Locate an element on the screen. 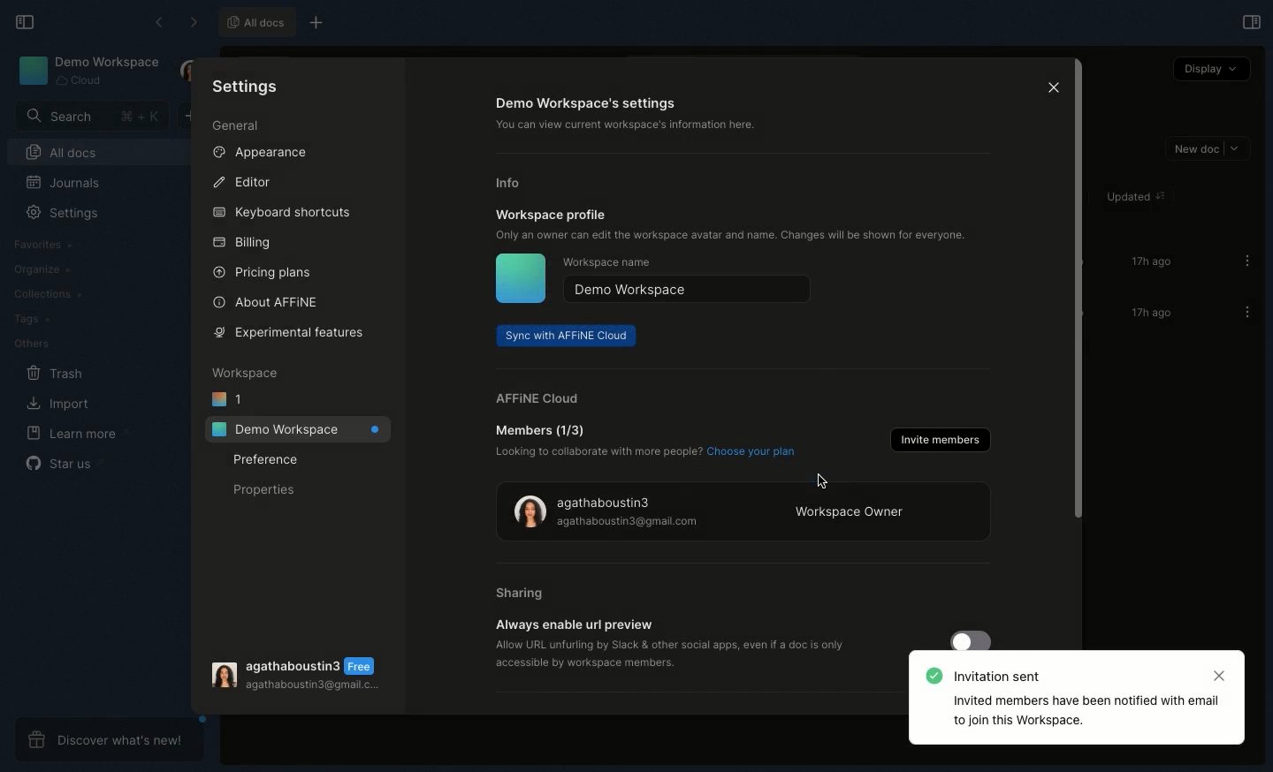  Billing is located at coordinates (240, 243).